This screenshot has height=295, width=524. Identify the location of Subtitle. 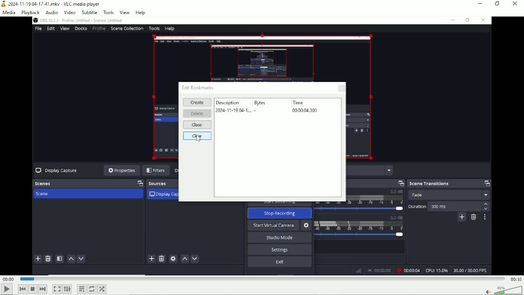
(90, 12).